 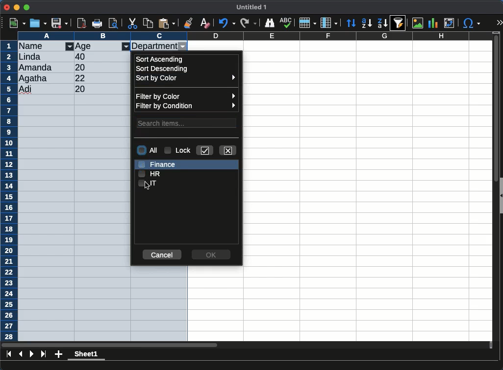 What do you see at coordinates (227, 23) in the screenshot?
I see `undo` at bounding box center [227, 23].